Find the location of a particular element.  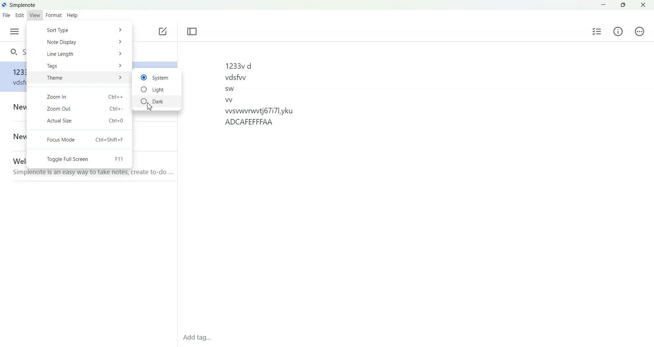

Zoom In is located at coordinates (79, 95).